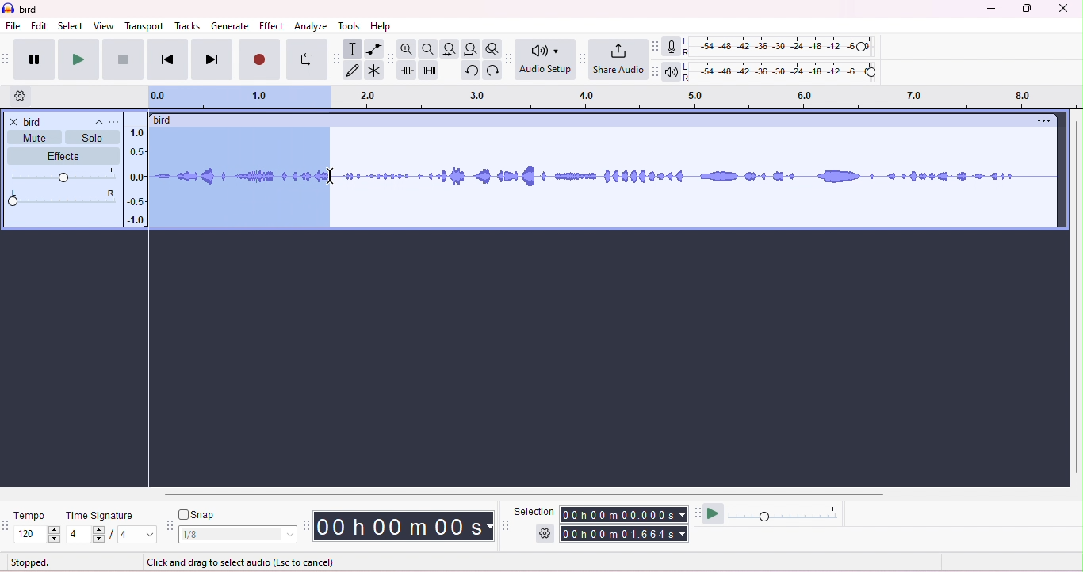  Describe the element at coordinates (123, 59) in the screenshot. I see `stop` at that location.